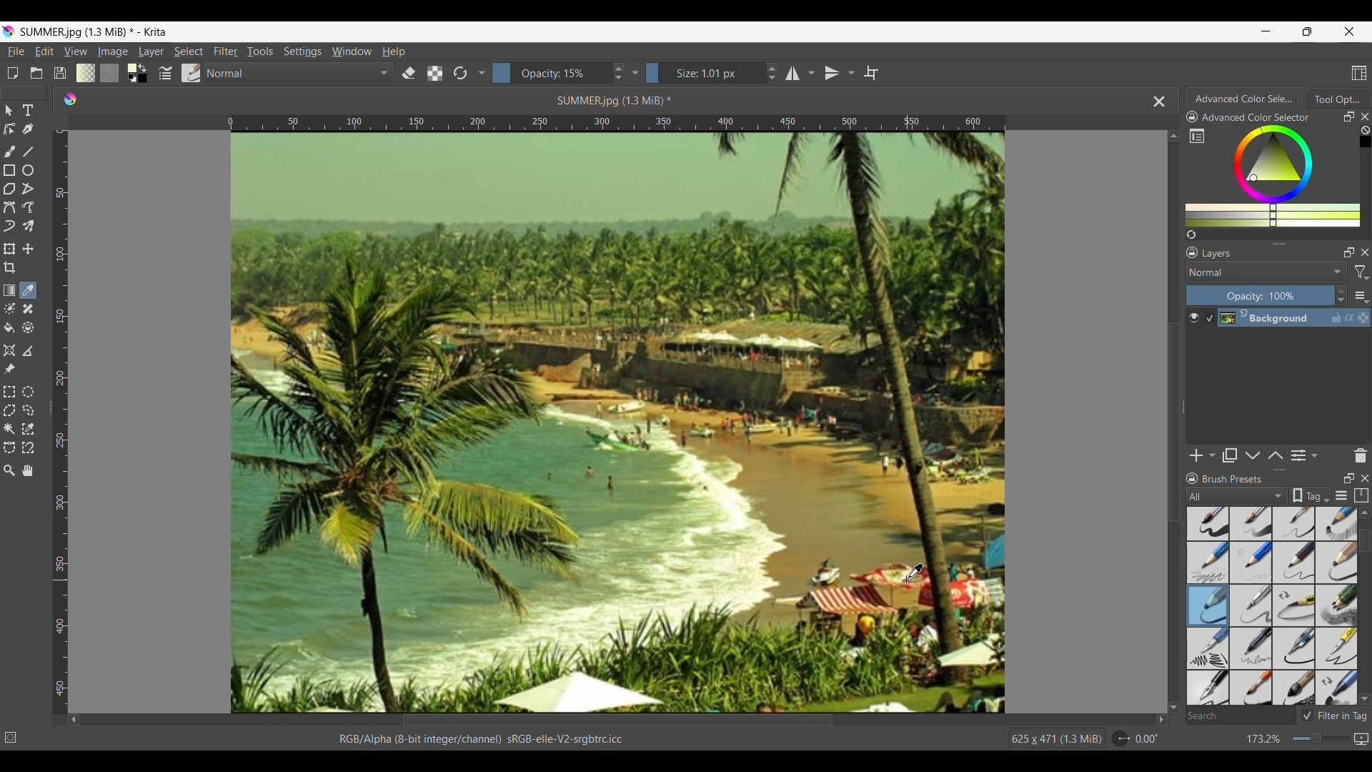 The width and height of the screenshot is (1372, 772). I want to click on Enclose and fill tool, so click(28, 328).